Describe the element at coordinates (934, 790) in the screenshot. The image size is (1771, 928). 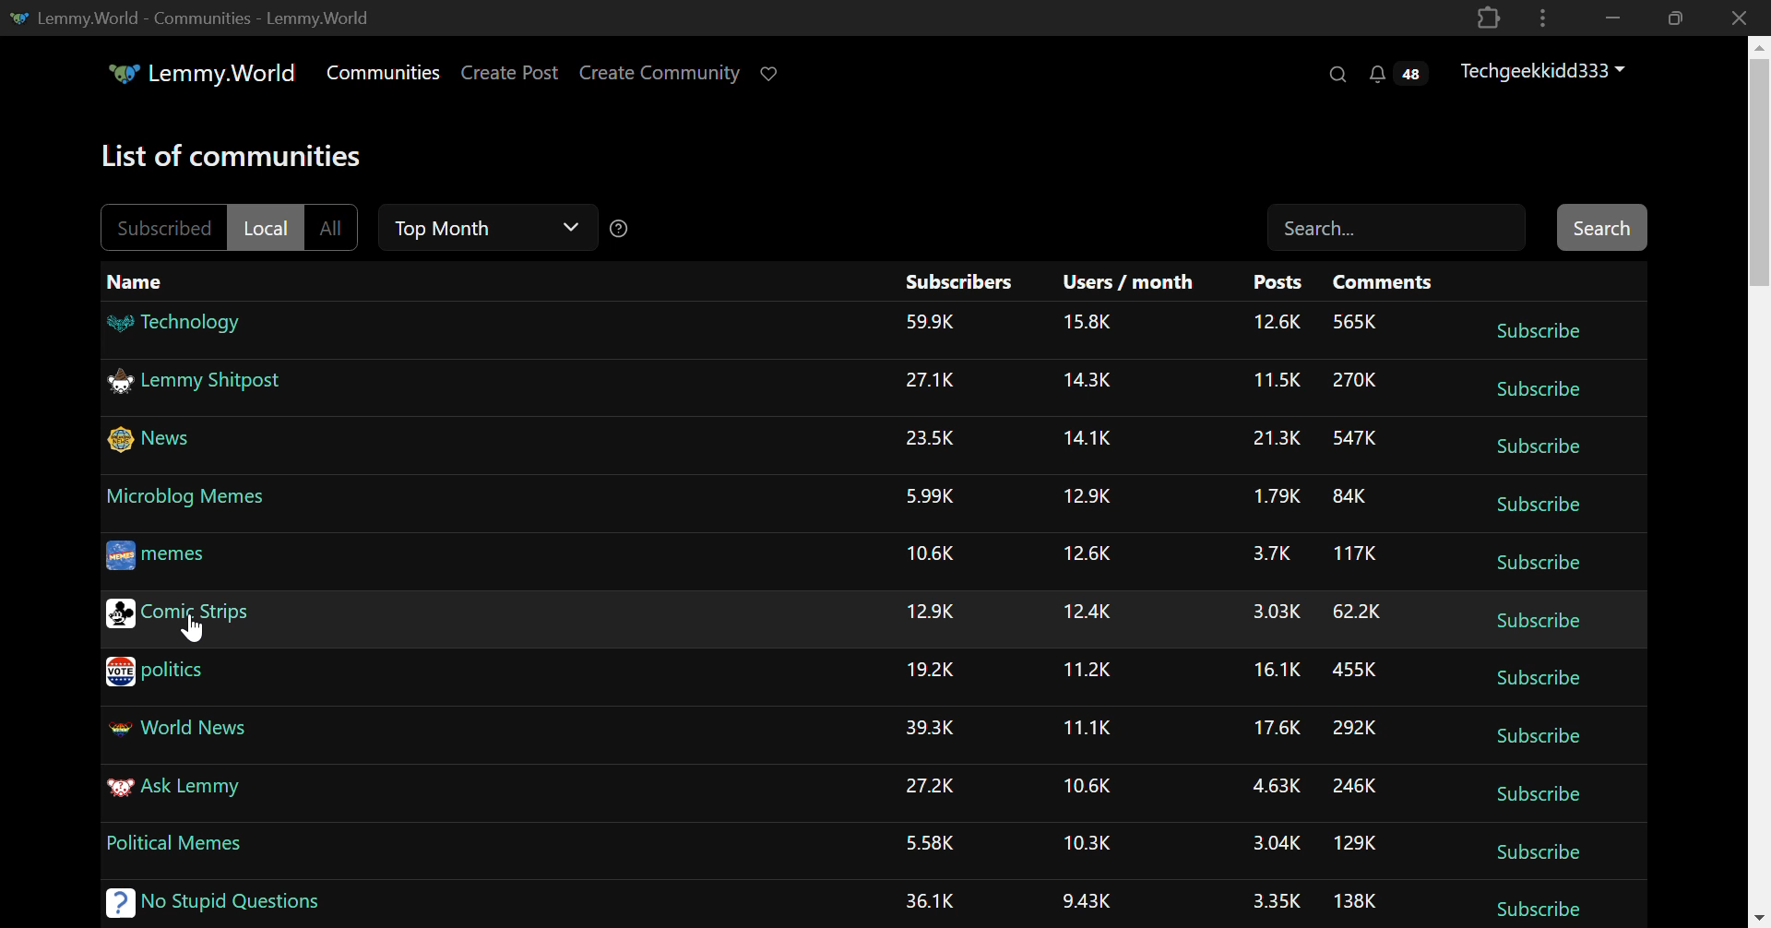
I see `27.2K` at that location.